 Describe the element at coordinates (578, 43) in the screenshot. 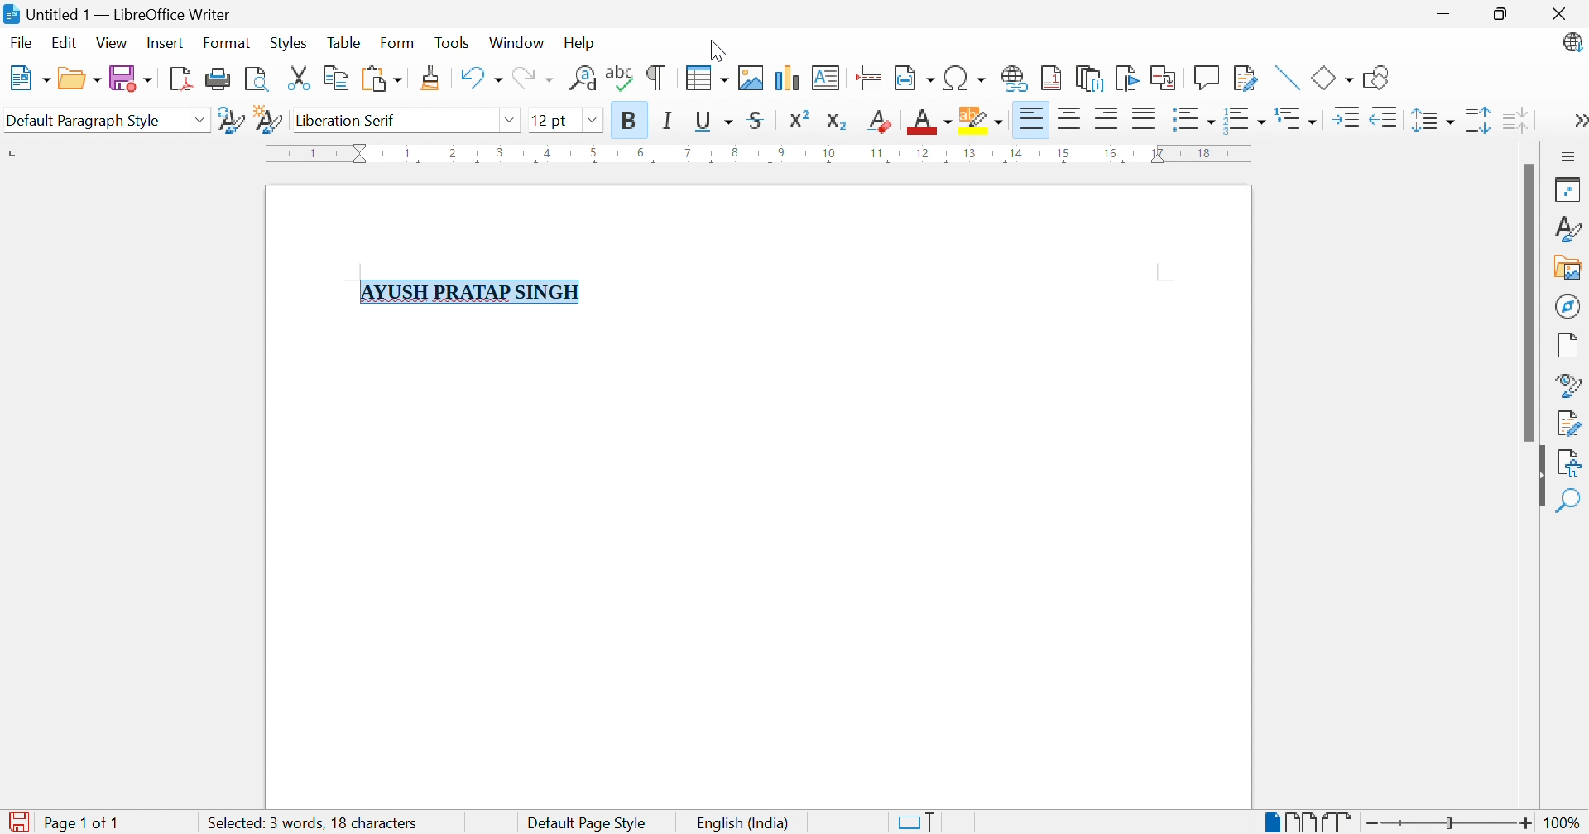

I see `Help` at that location.